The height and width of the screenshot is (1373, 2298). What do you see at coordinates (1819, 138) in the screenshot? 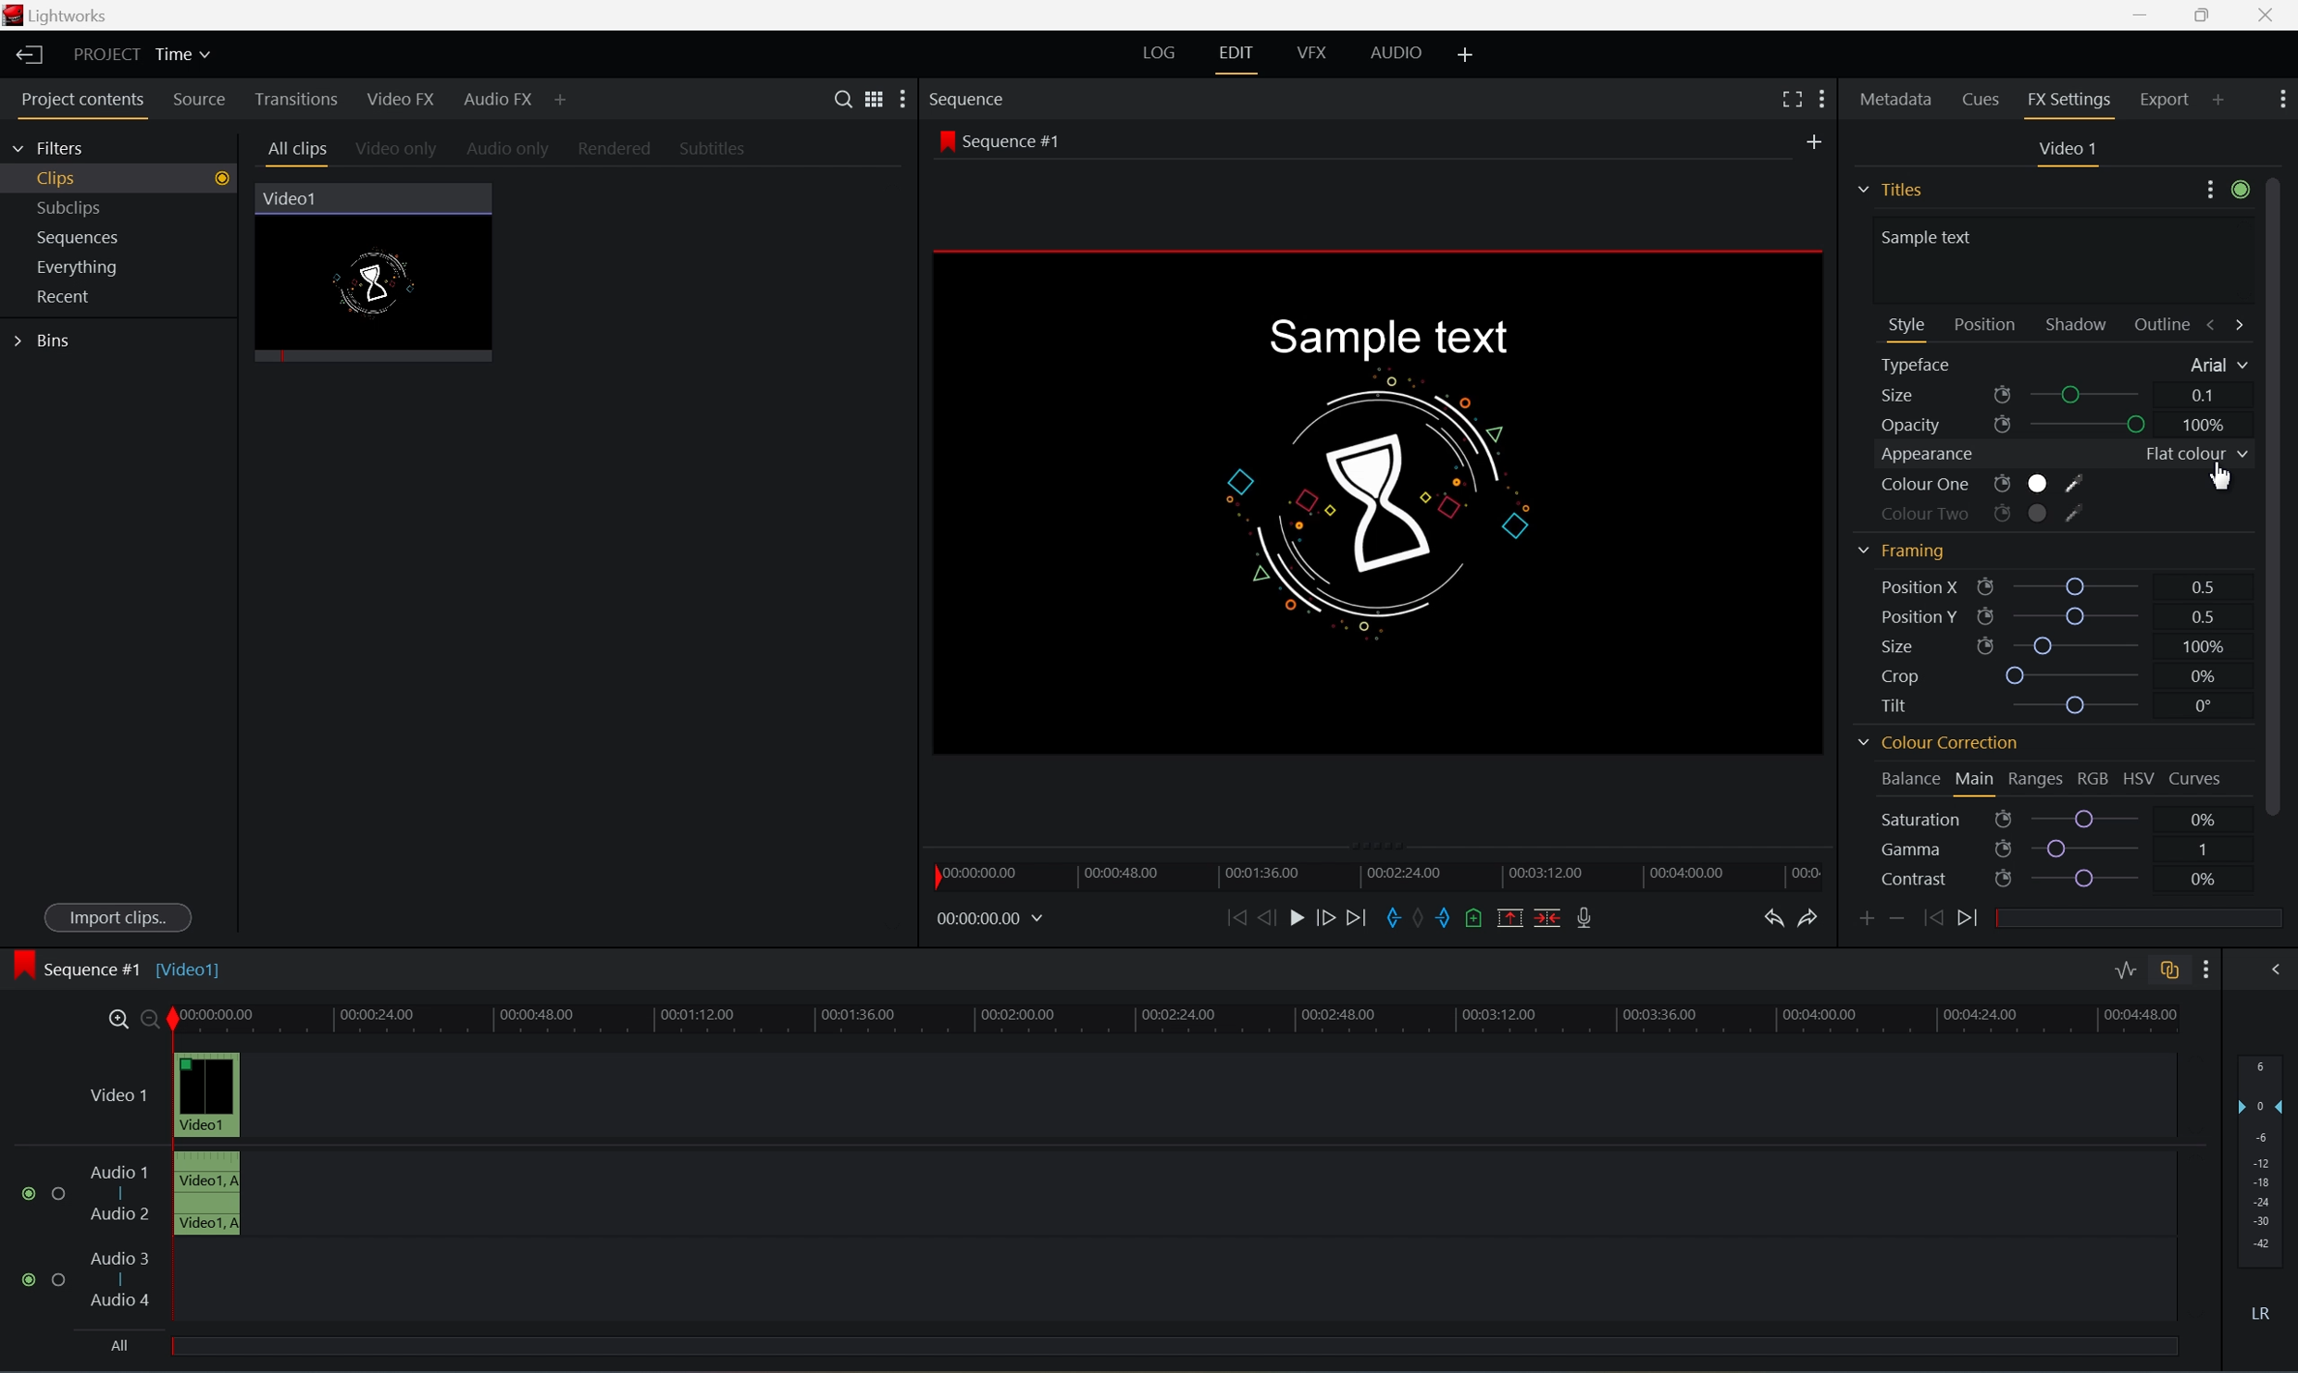
I see `add` at bounding box center [1819, 138].